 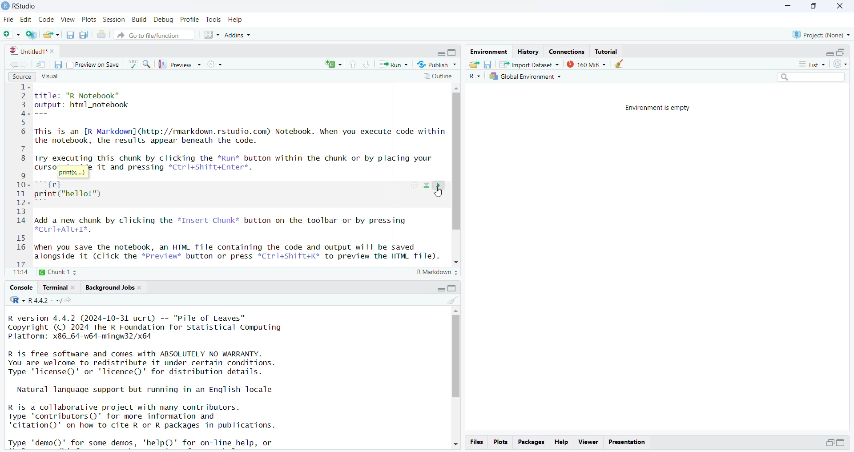 What do you see at coordinates (838, 6) in the screenshot?
I see `close` at bounding box center [838, 6].